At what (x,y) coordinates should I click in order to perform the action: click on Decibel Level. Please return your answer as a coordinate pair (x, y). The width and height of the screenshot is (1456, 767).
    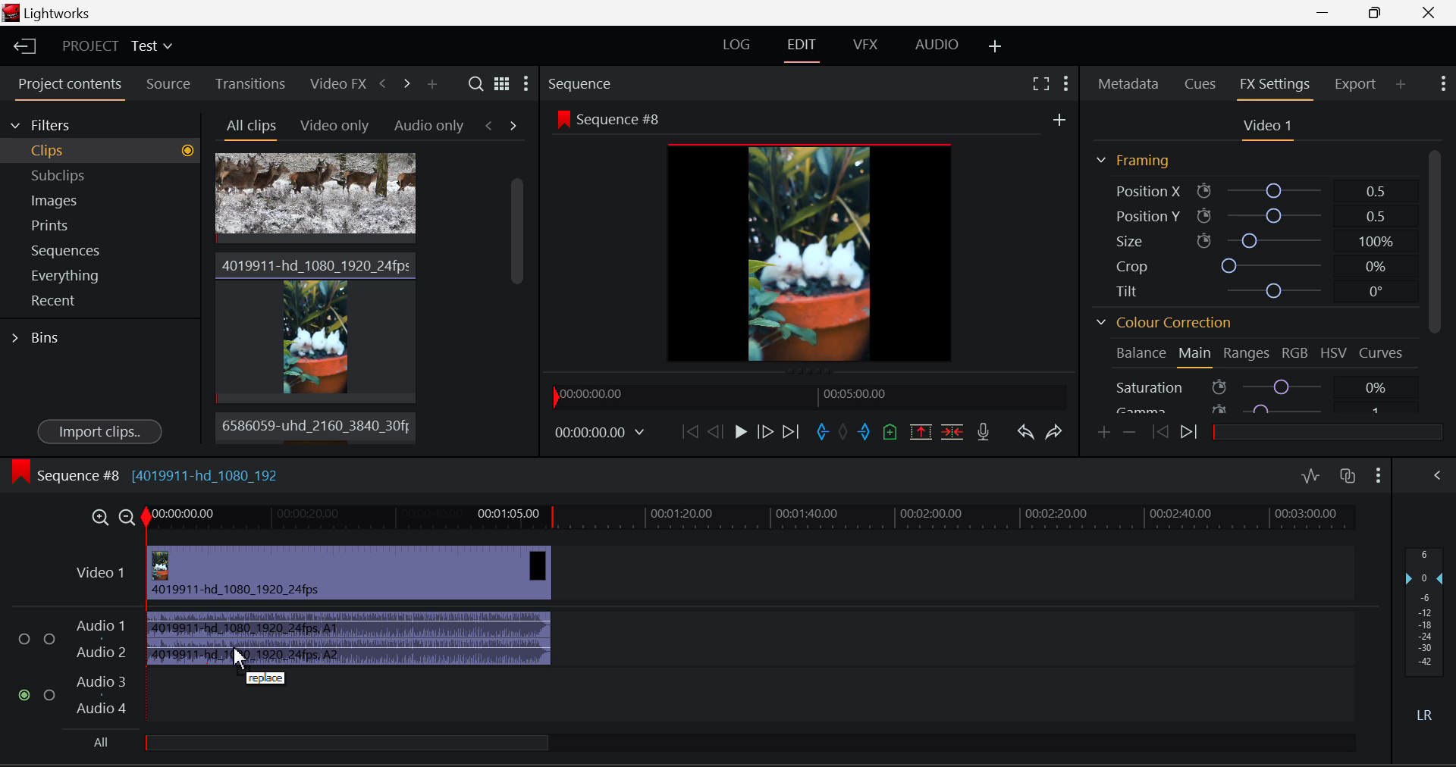
    Looking at the image, I should click on (1426, 627).